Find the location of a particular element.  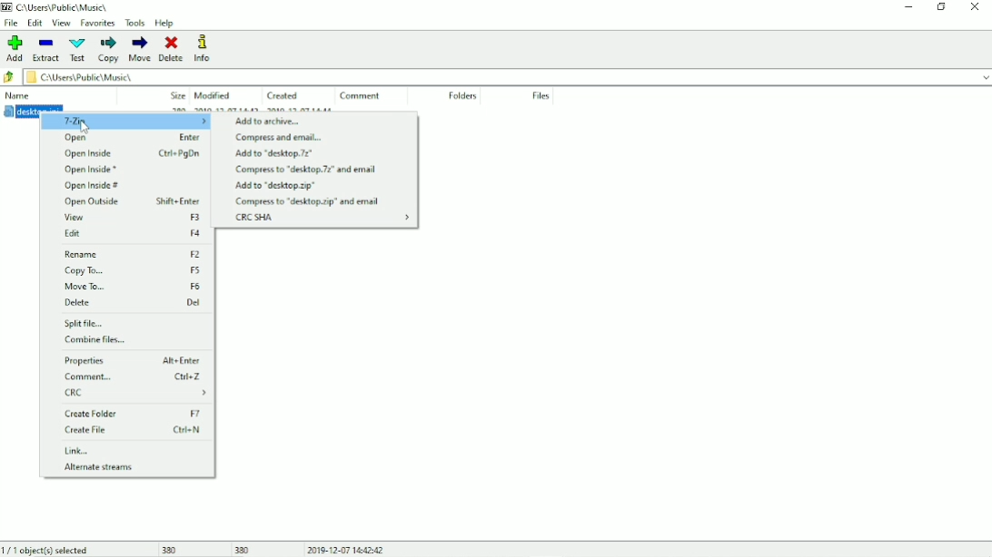

Move To is located at coordinates (133, 287).